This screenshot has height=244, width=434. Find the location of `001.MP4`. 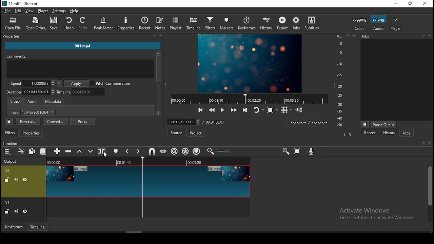

001.MP4 is located at coordinates (83, 47).